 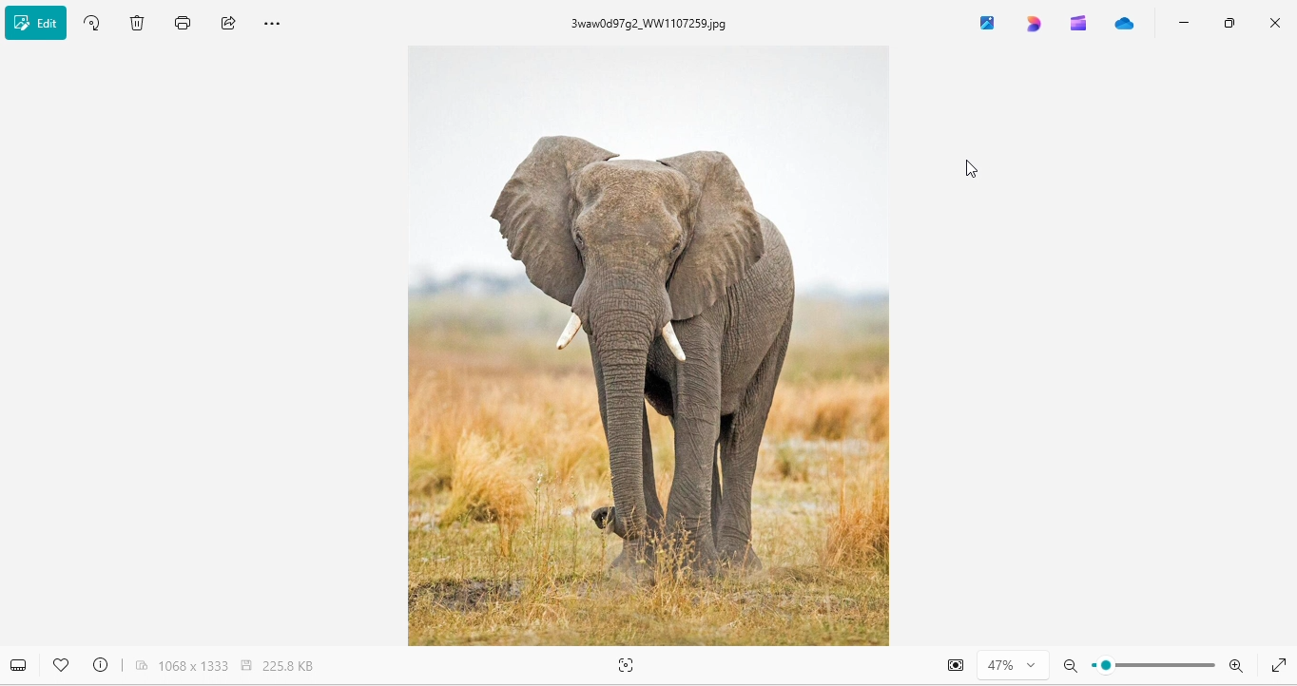 What do you see at coordinates (278, 22) in the screenshot?
I see `option` at bounding box center [278, 22].